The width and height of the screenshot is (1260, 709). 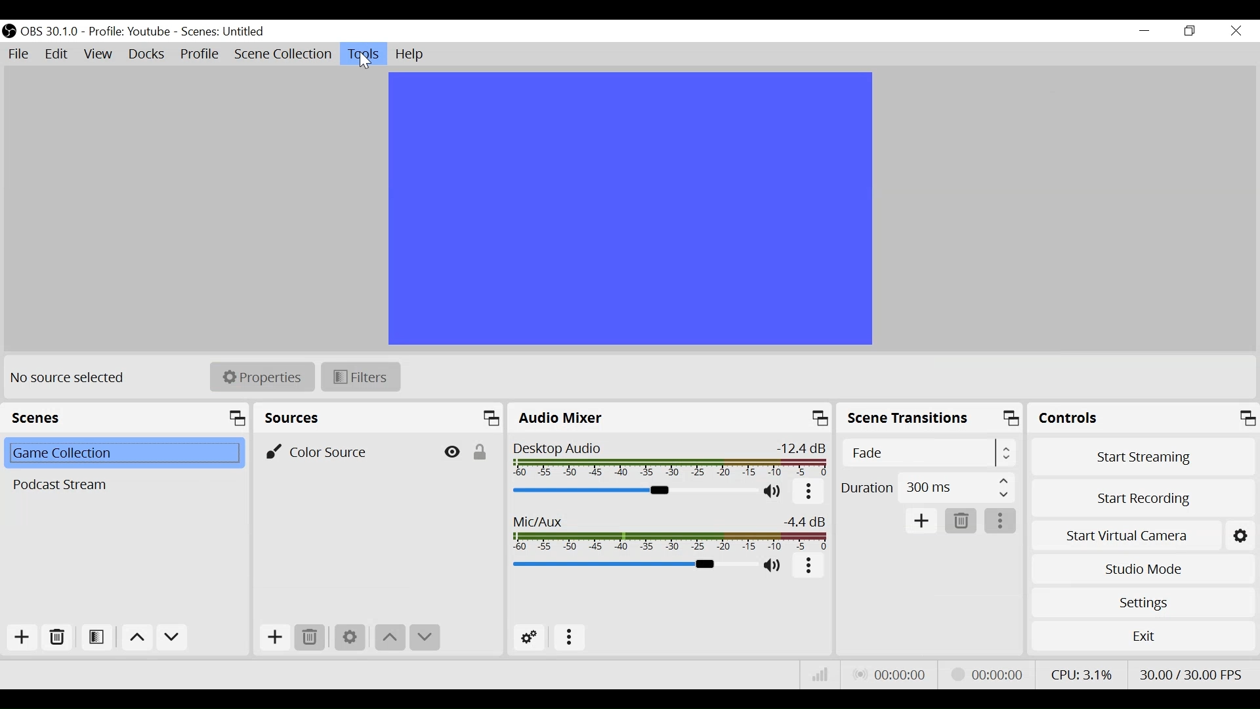 What do you see at coordinates (98, 54) in the screenshot?
I see `View` at bounding box center [98, 54].